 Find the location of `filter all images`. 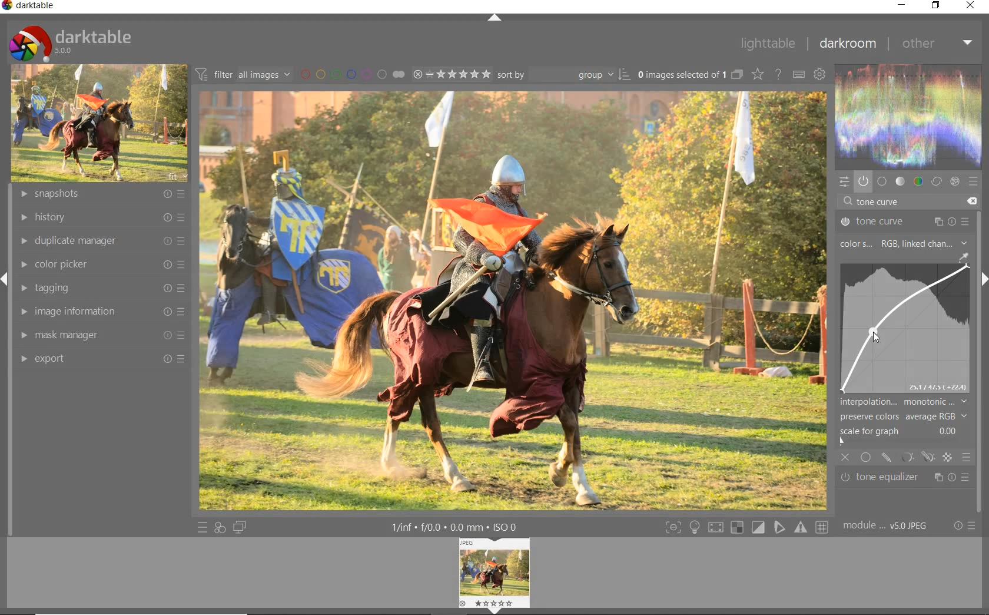

filter all images is located at coordinates (243, 74).